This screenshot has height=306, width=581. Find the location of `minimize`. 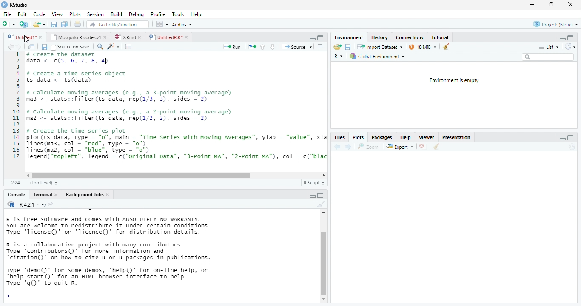

minimize is located at coordinates (563, 140).